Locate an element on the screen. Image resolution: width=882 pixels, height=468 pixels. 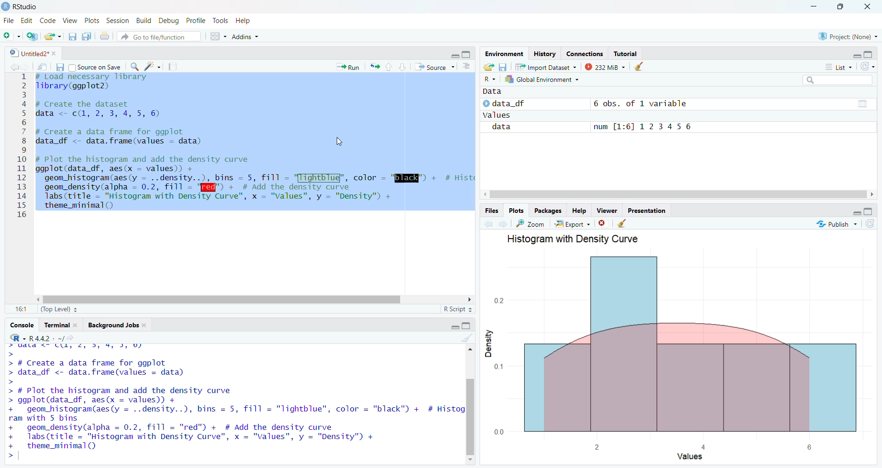
» Run is located at coordinates (350, 67).